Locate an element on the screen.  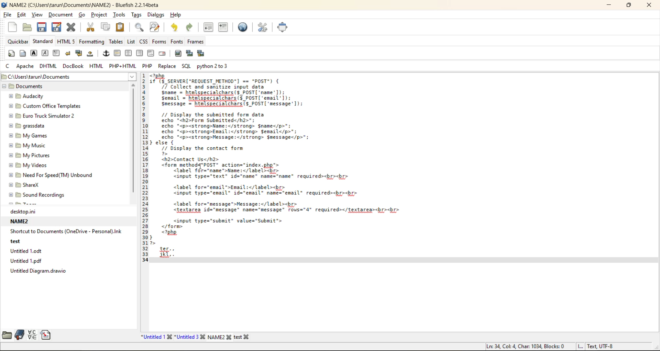
find and replace is located at coordinates (155, 26).